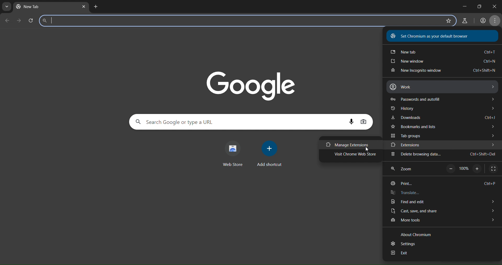 This screenshot has width=502, height=265. I want to click on visit chrome webstore, so click(352, 155).